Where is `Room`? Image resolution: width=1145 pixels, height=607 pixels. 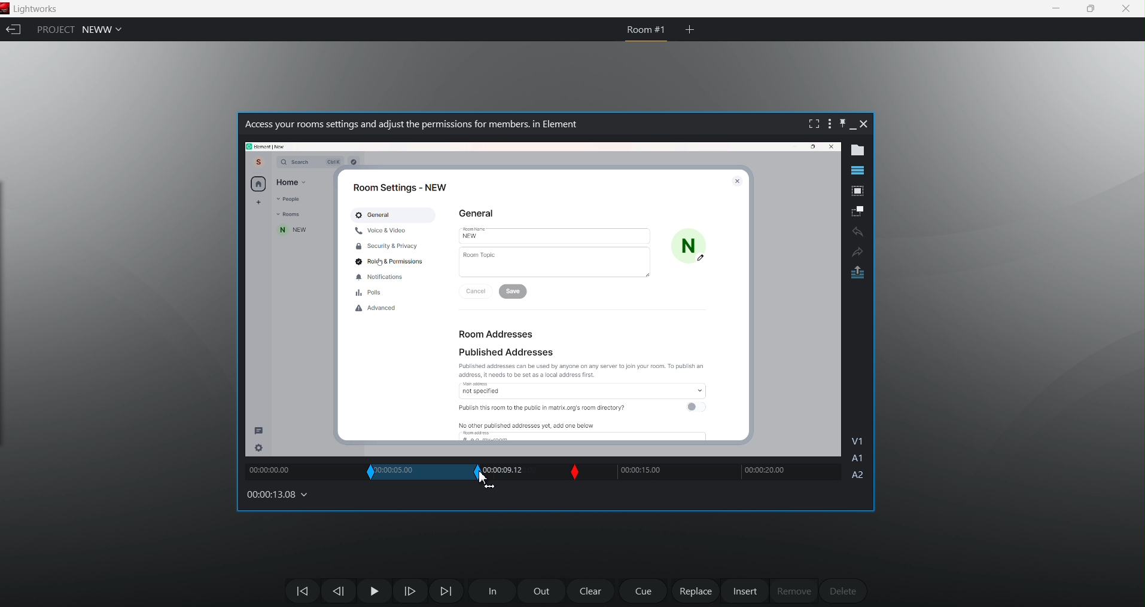 Room is located at coordinates (292, 214).